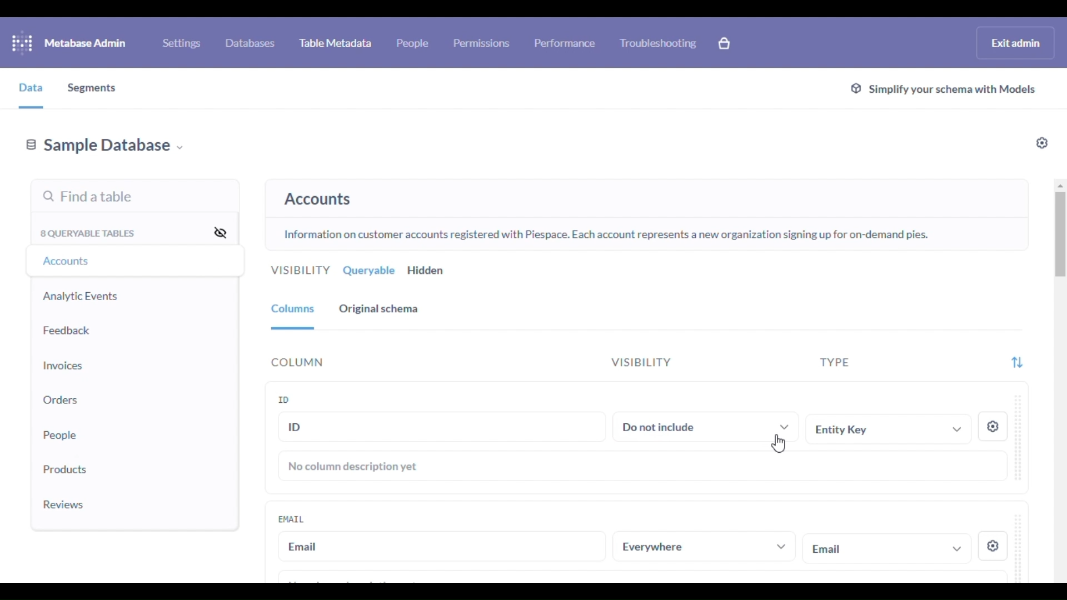  Describe the element at coordinates (778, 443) in the screenshot. I see `cursor` at that location.